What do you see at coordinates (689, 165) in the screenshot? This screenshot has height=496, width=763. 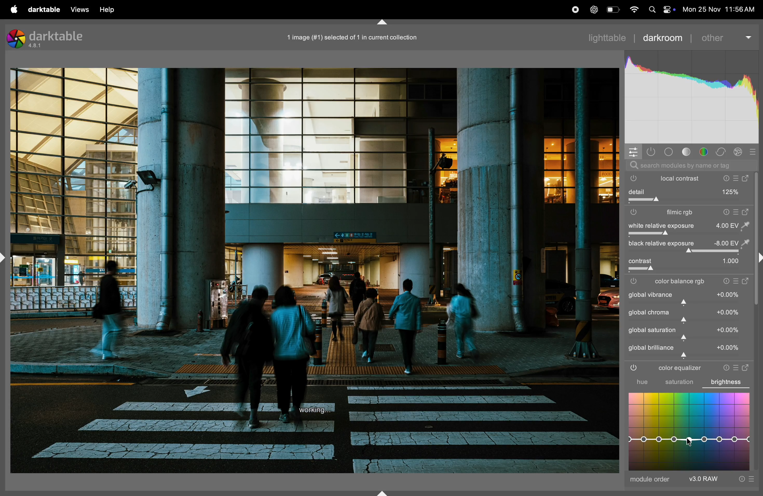 I see `search bar` at bounding box center [689, 165].